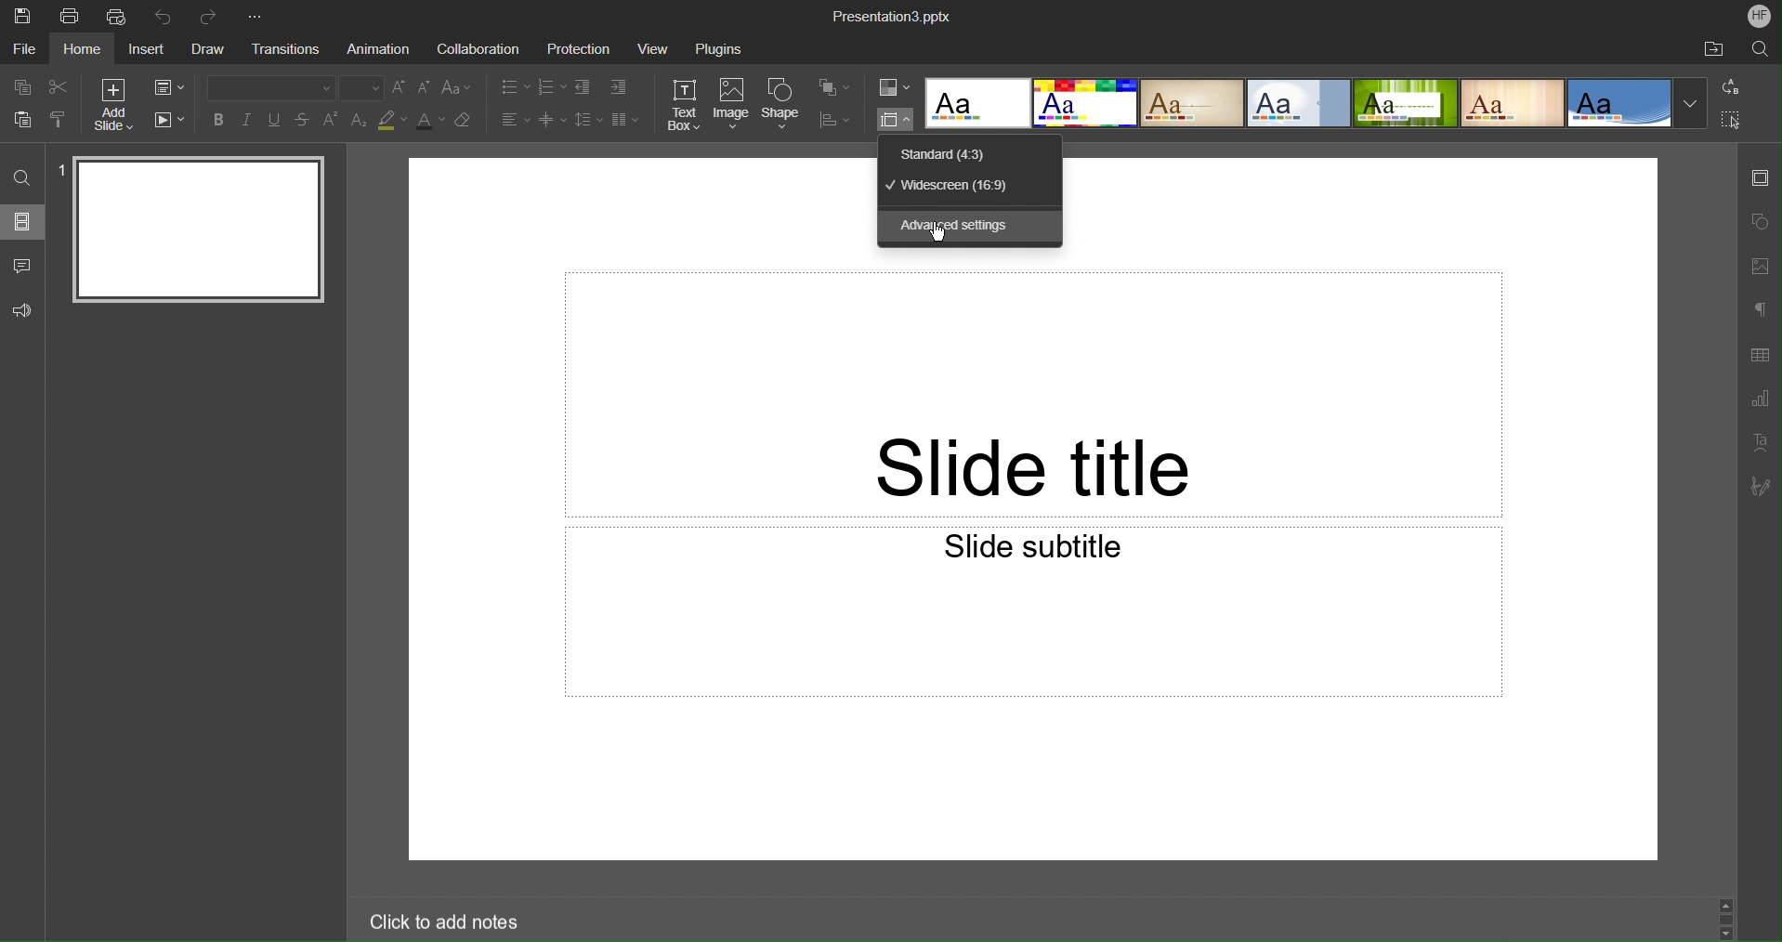 The height and width of the screenshot is (942, 1782). What do you see at coordinates (893, 88) in the screenshot?
I see `Change Color Themes` at bounding box center [893, 88].